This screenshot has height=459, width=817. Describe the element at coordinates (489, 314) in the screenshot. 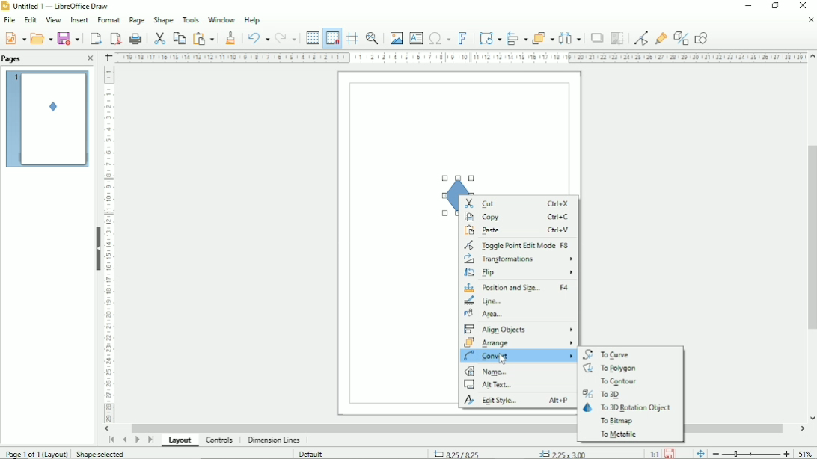

I see `Area` at that location.